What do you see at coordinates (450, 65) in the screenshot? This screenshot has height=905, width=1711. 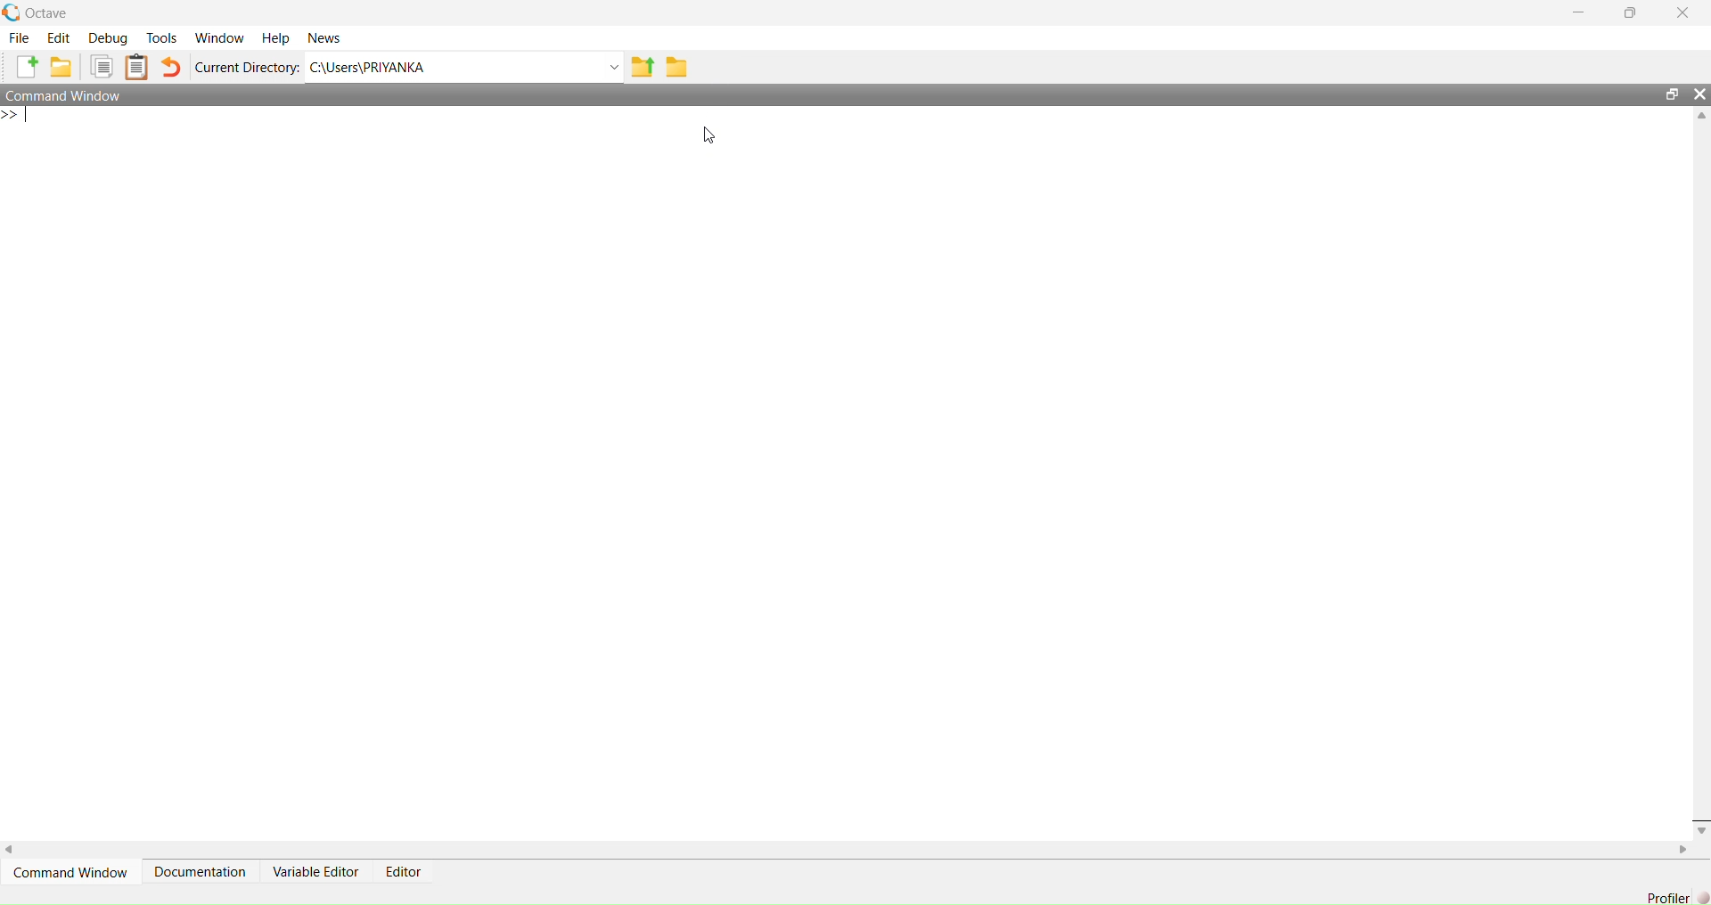 I see `C:/Users/PRIYANKA` at bounding box center [450, 65].